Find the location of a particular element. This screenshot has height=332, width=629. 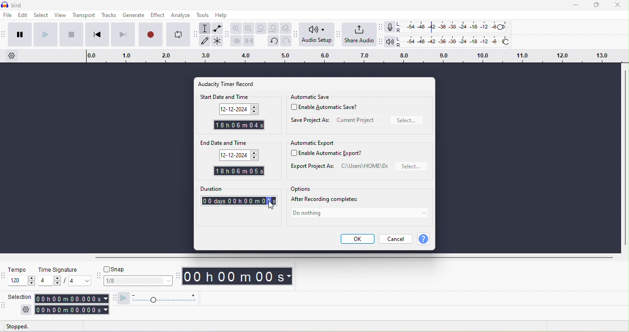

minimize is located at coordinates (576, 6).